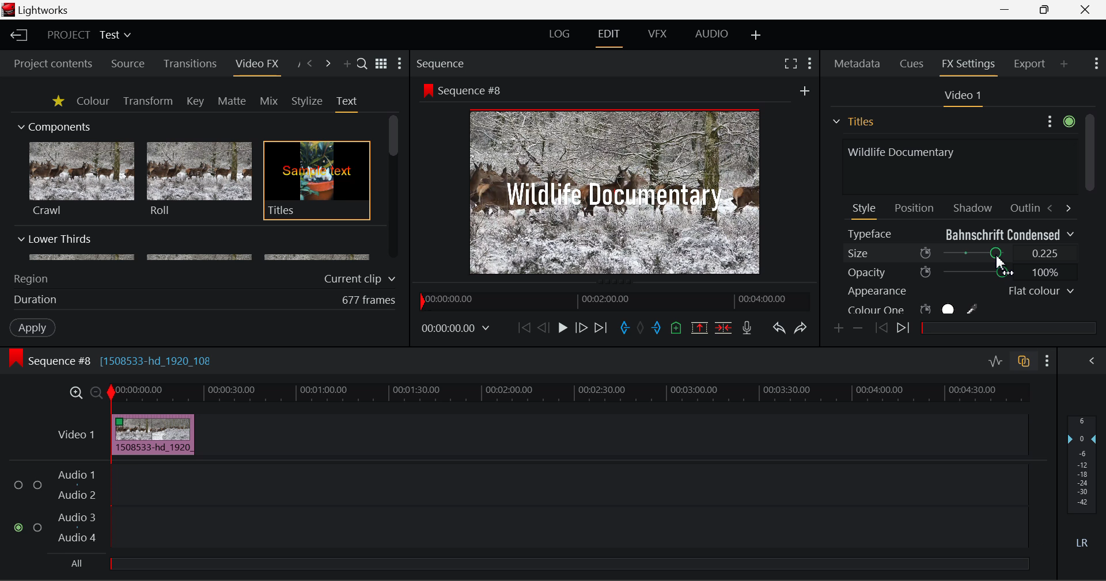 This screenshot has width=1106, height=581. Describe the element at coordinates (524, 328) in the screenshot. I see `To Start` at that location.